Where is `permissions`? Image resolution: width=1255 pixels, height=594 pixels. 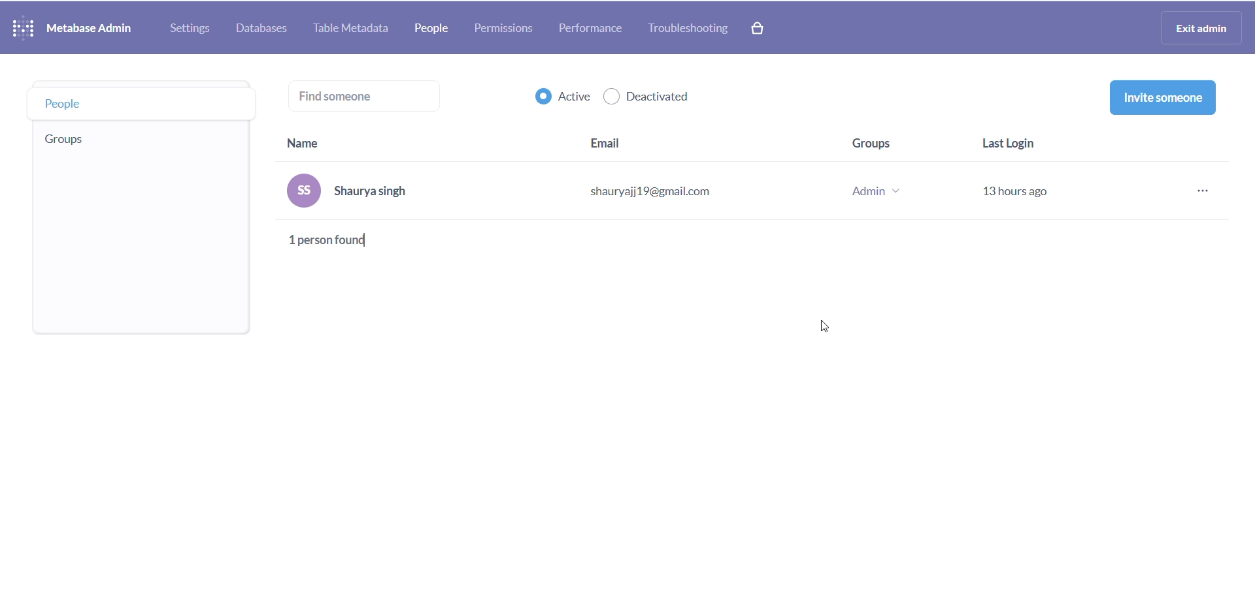 permissions is located at coordinates (507, 29).